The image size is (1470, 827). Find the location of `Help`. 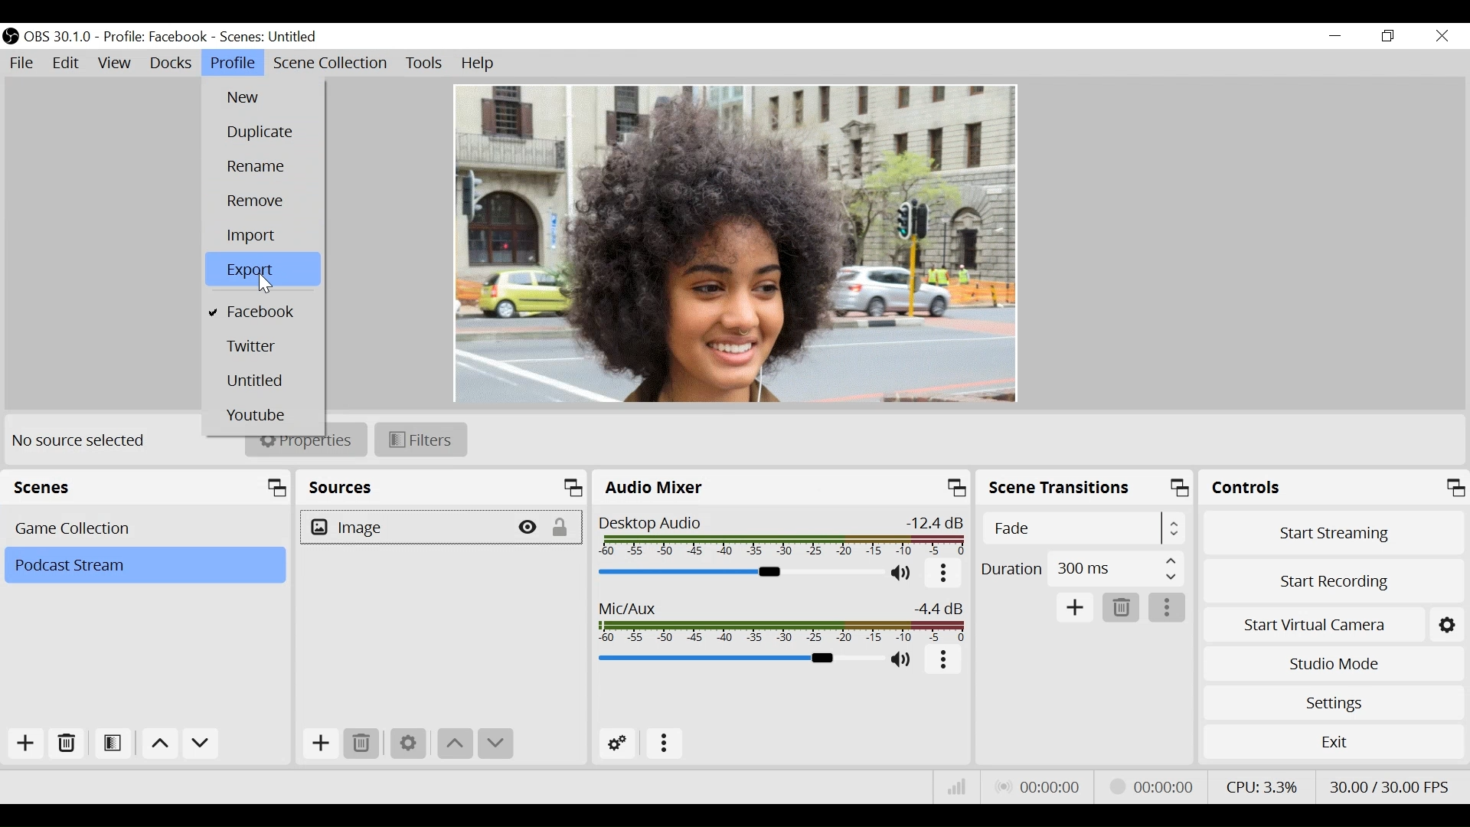

Help is located at coordinates (477, 65).